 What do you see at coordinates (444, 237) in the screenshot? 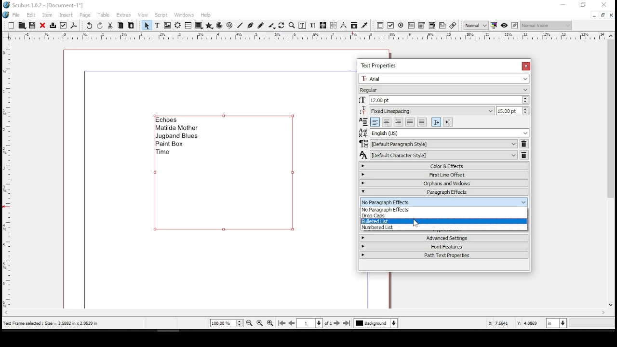
I see `advanced settings` at bounding box center [444, 237].